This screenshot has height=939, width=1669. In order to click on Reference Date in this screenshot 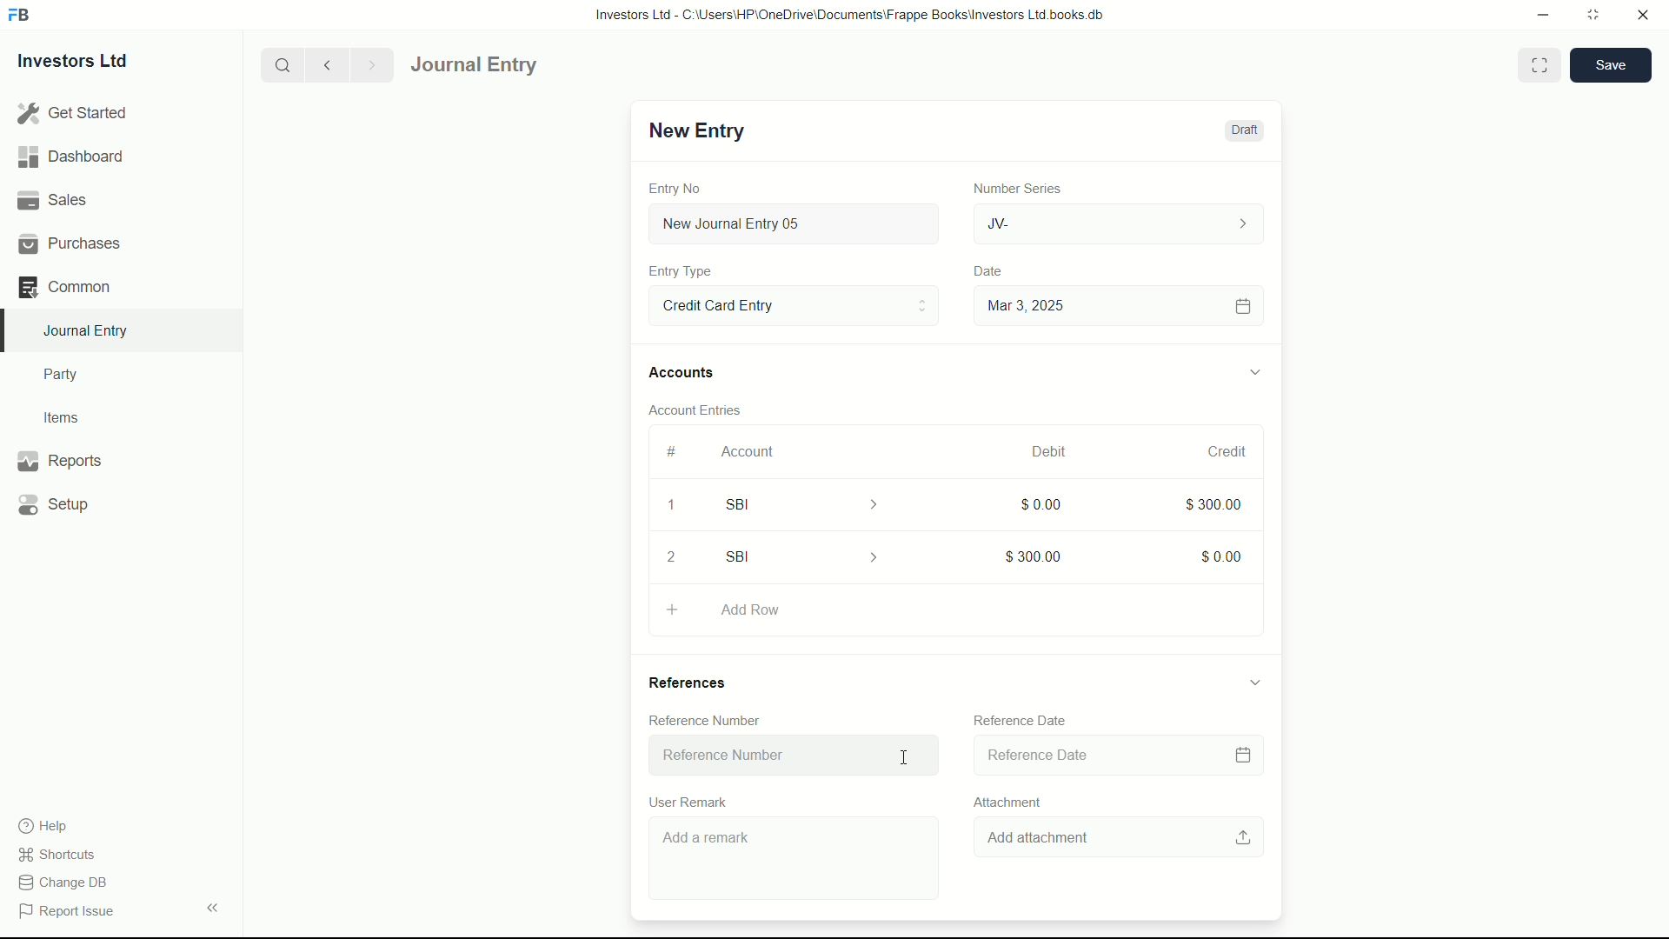, I will do `click(1113, 756)`.